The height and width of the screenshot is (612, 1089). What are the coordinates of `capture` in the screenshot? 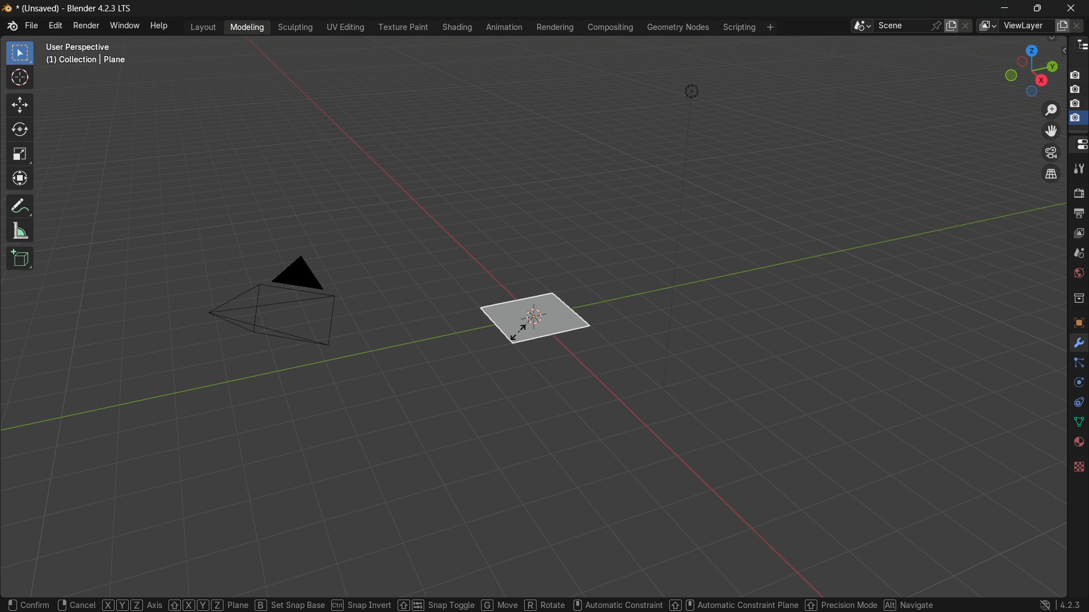 It's located at (1077, 103).